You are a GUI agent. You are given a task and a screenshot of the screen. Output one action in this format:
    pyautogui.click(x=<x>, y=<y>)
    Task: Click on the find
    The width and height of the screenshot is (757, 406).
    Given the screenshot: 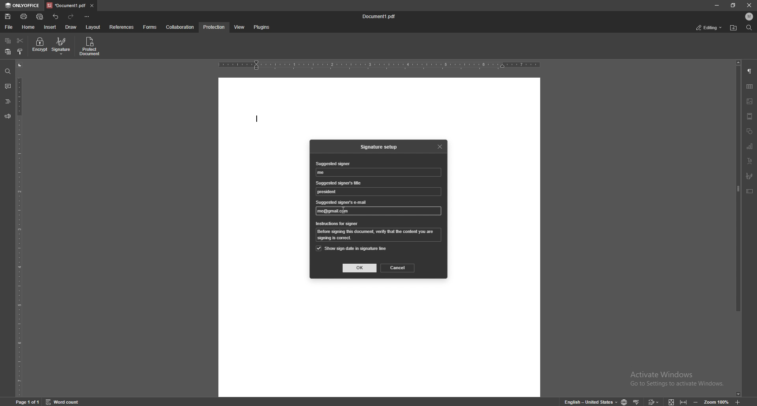 What is the action you would take?
    pyautogui.click(x=8, y=72)
    